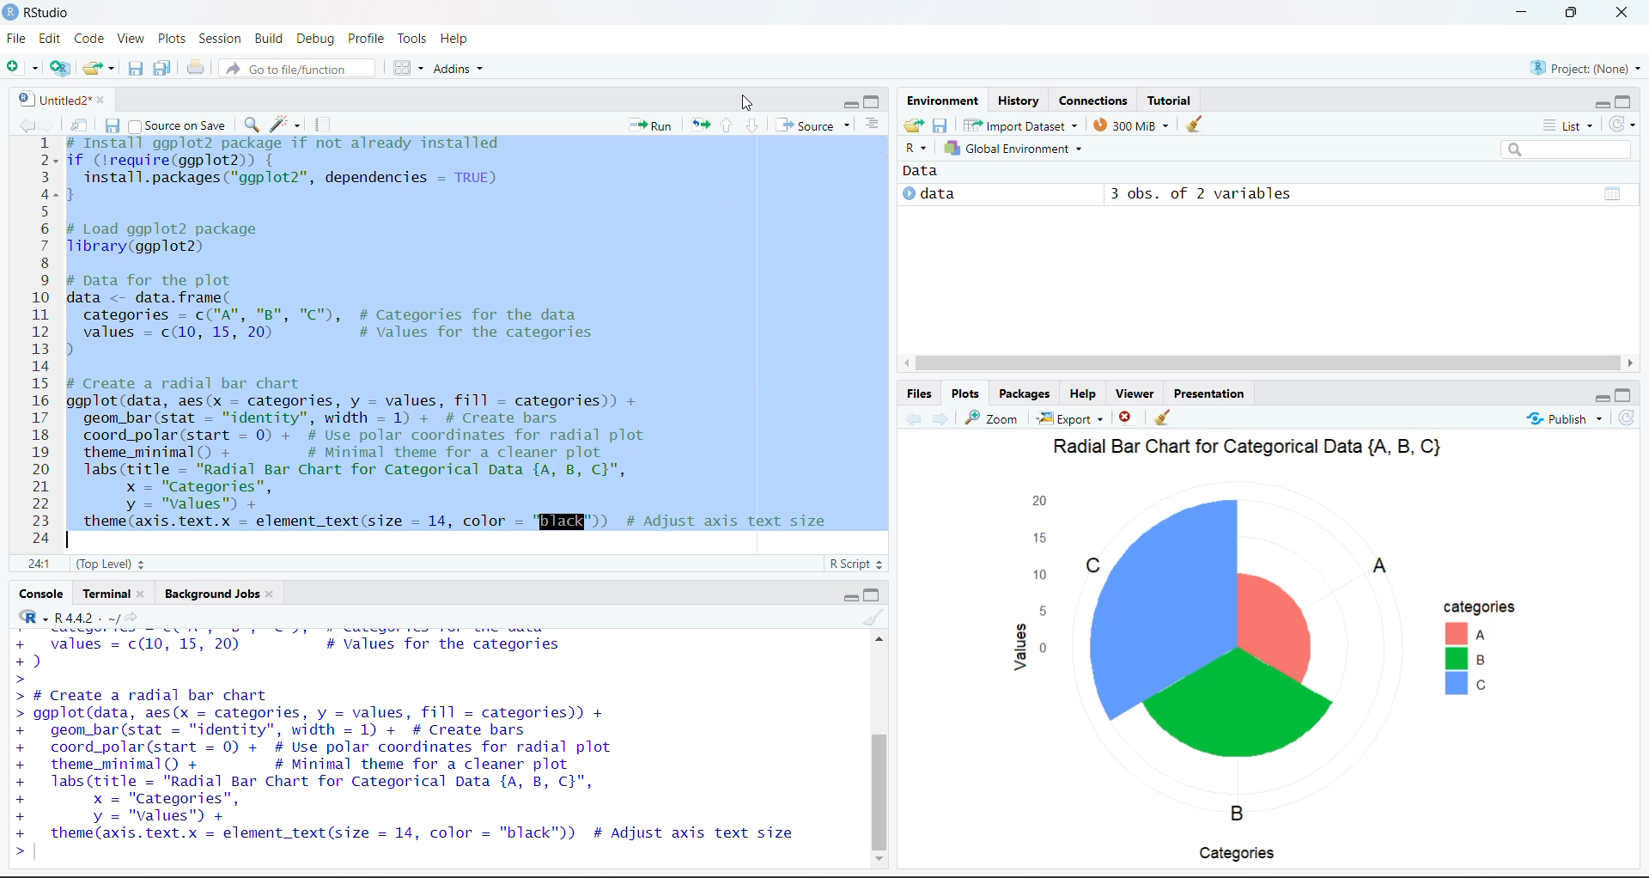  What do you see at coordinates (1563, 419) in the screenshot?
I see `Publish ` at bounding box center [1563, 419].